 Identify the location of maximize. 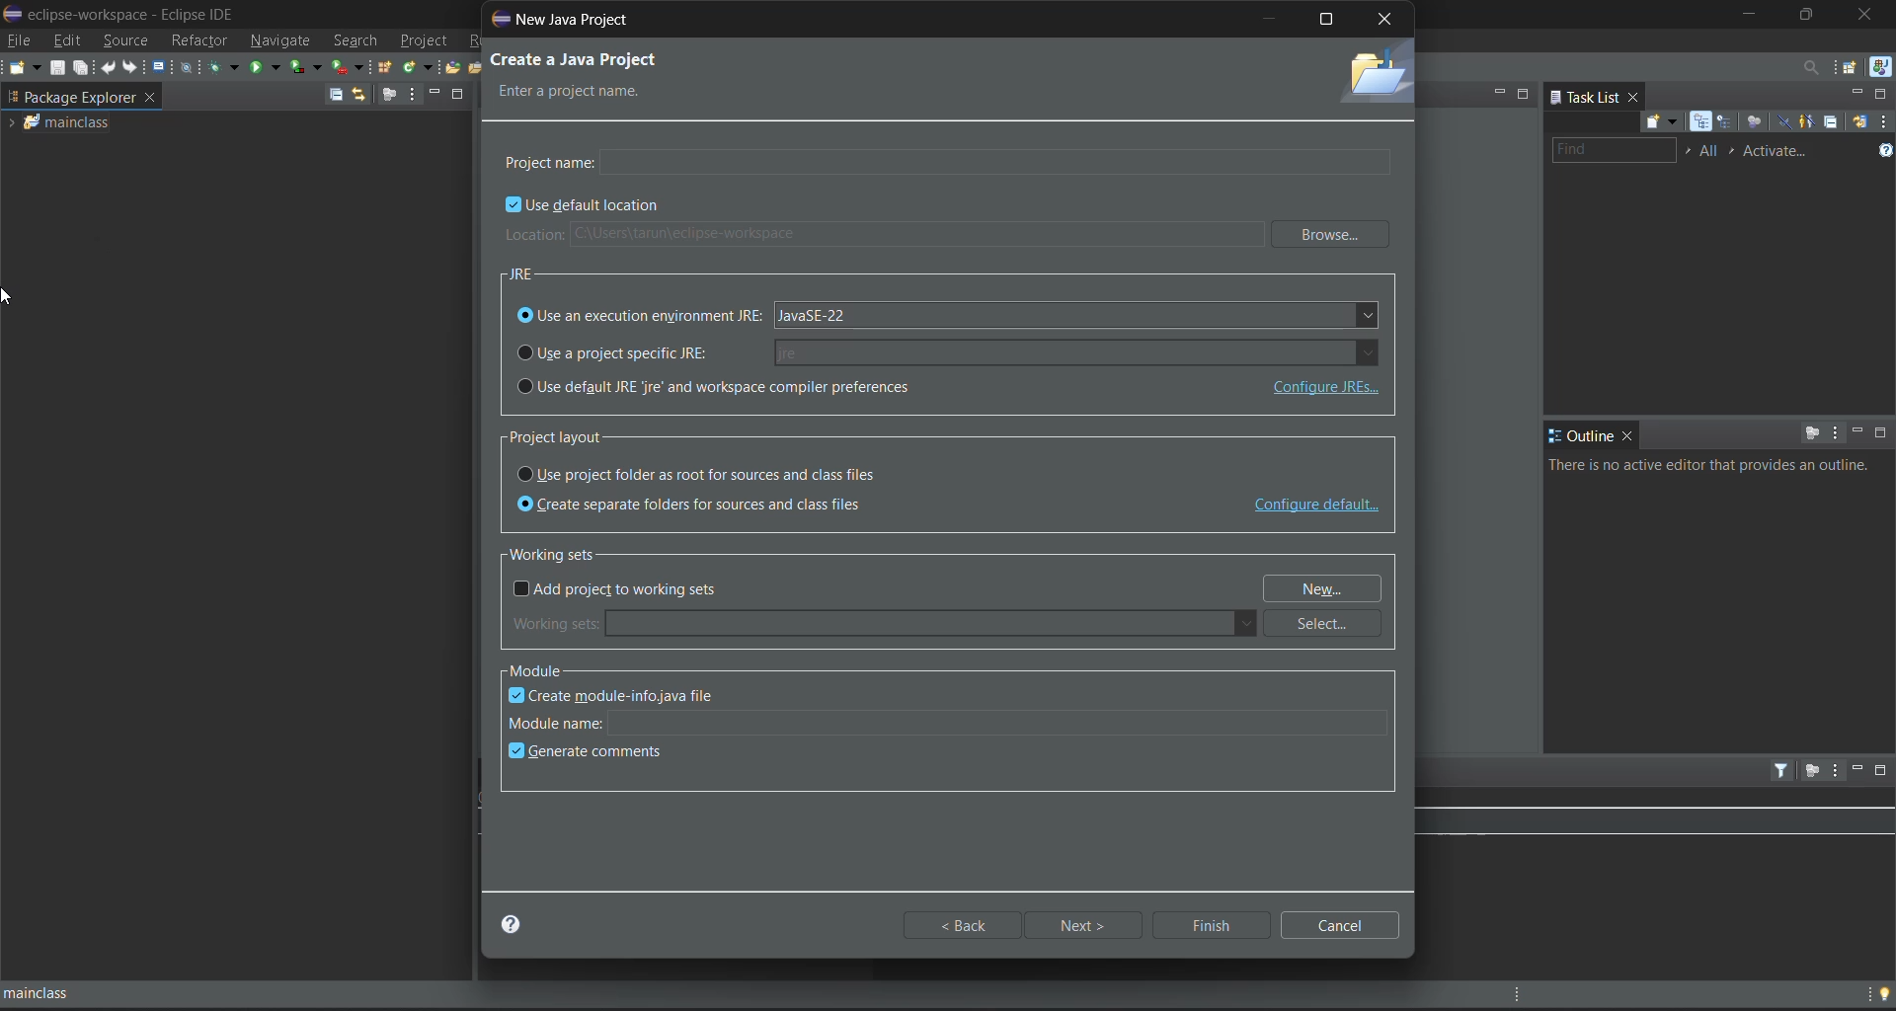
(1525, 92).